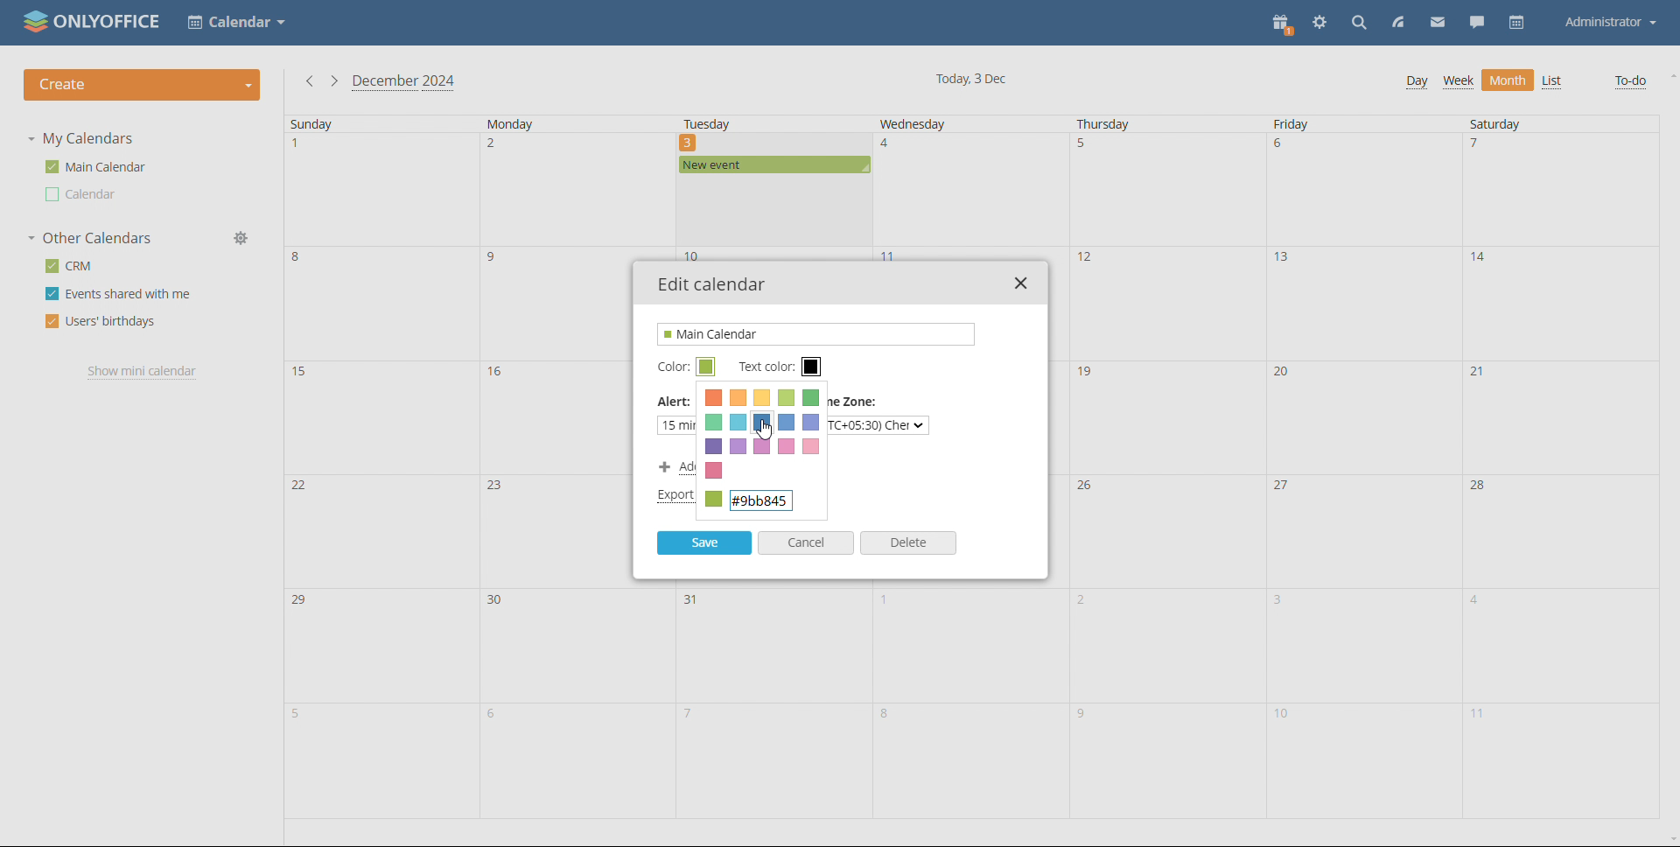 Image resolution: width=1680 pixels, height=847 pixels. Describe the element at coordinates (381, 761) in the screenshot. I see `date` at that location.